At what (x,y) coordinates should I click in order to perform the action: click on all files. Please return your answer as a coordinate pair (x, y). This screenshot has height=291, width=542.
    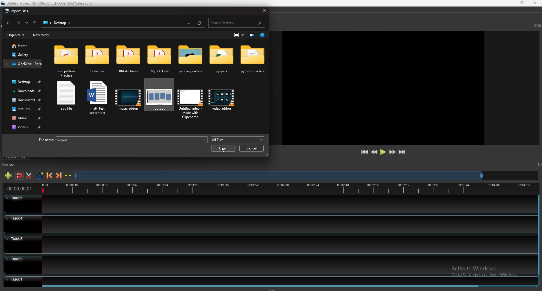
    Looking at the image, I should click on (238, 140).